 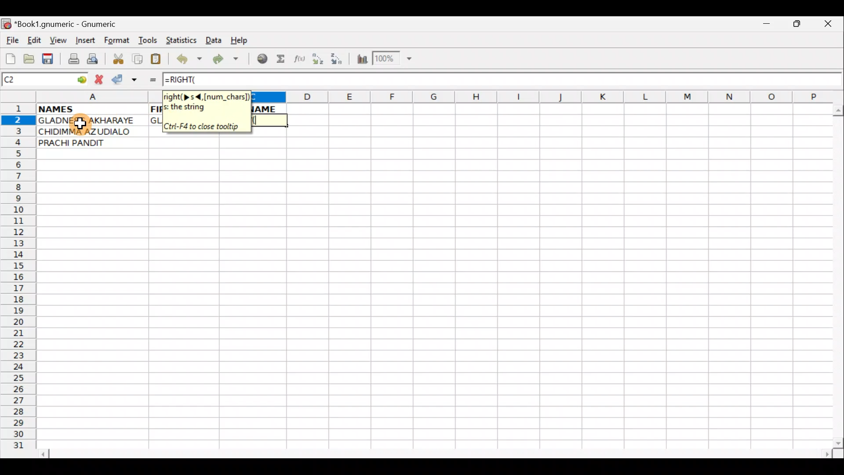 What do you see at coordinates (85, 40) in the screenshot?
I see `Insert` at bounding box center [85, 40].